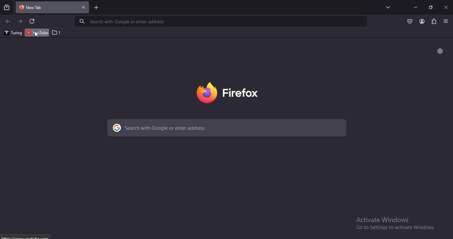 The width and height of the screenshot is (453, 239). What do you see at coordinates (421, 22) in the screenshot?
I see `account profile` at bounding box center [421, 22].